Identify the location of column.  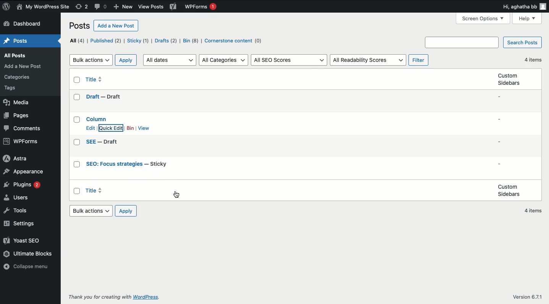
(97, 118).